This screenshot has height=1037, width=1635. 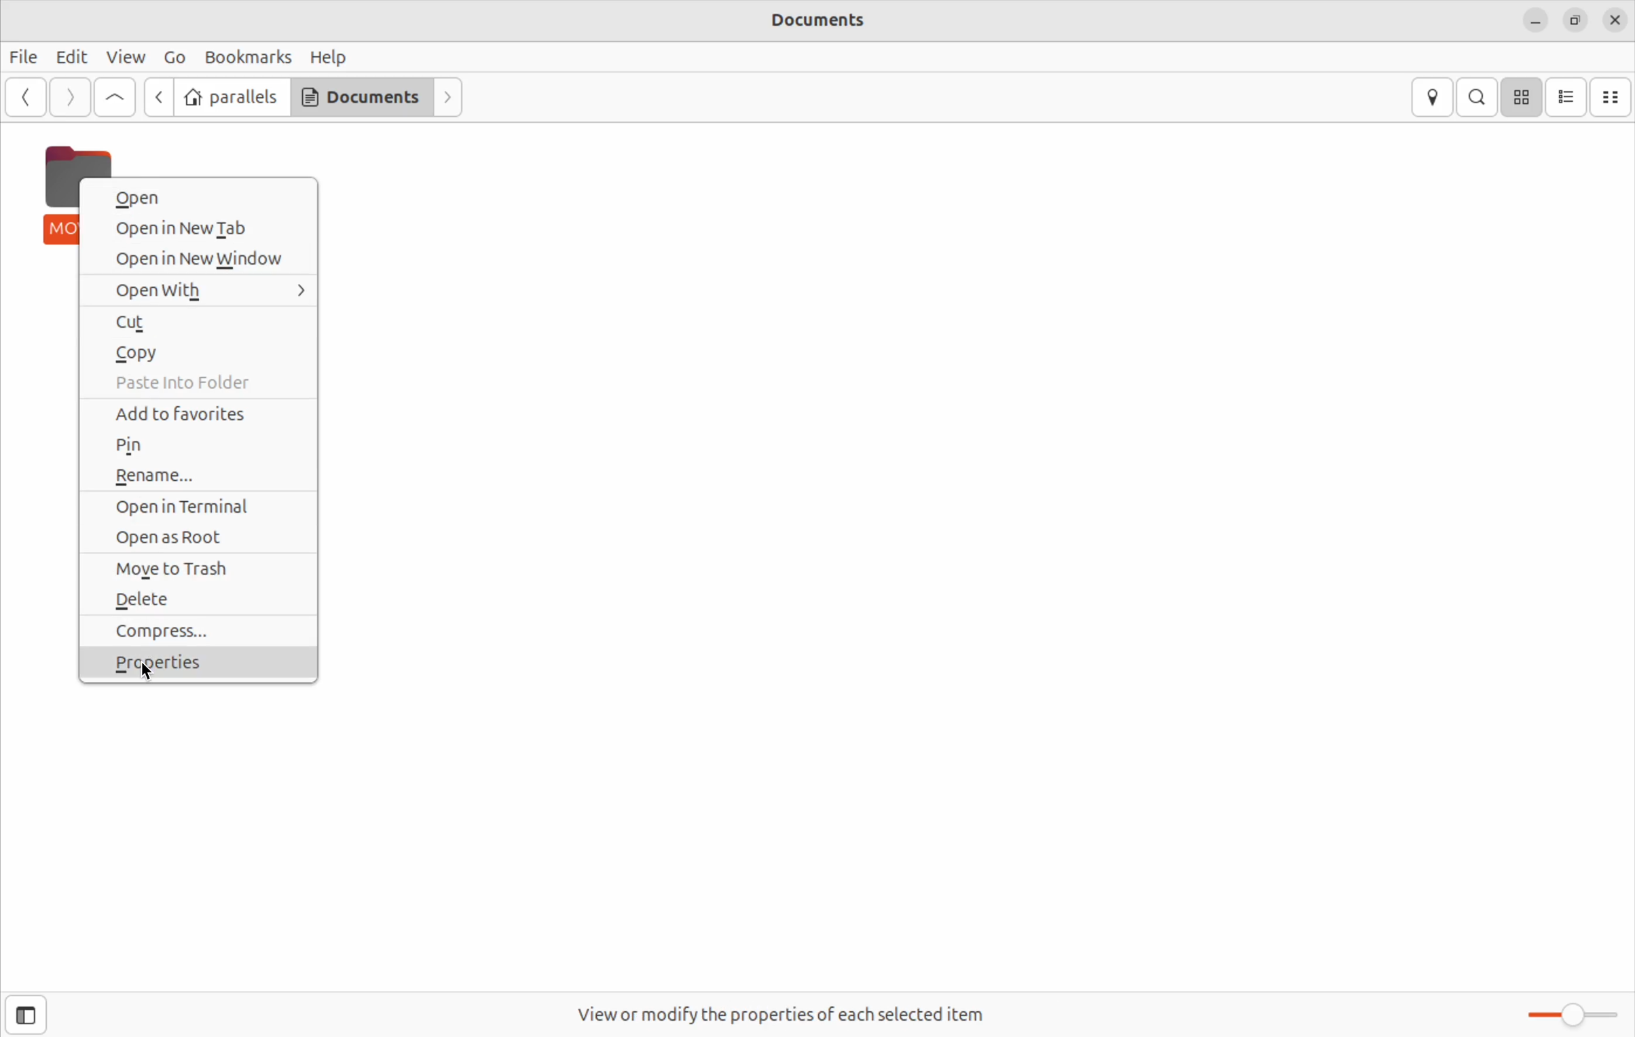 I want to click on minimize, so click(x=1535, y=18).